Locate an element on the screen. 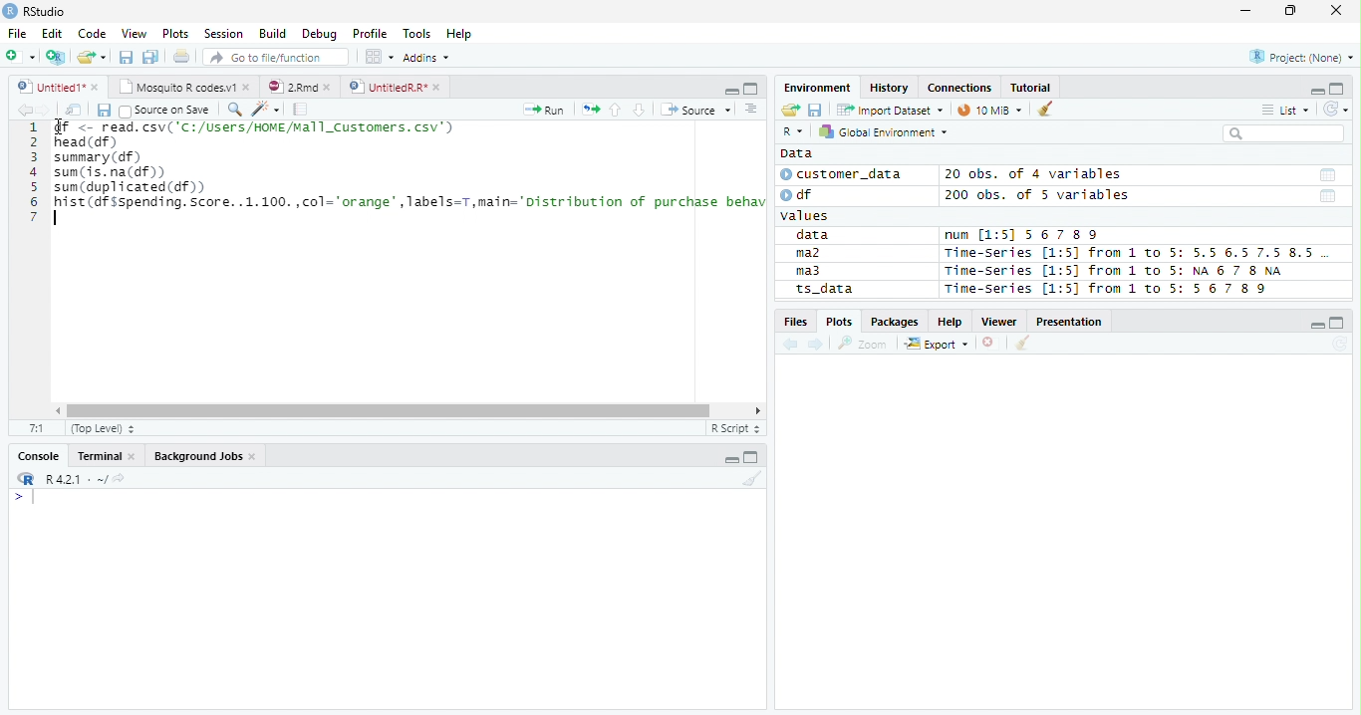  Minimize is located at coordinates (1318, 327).